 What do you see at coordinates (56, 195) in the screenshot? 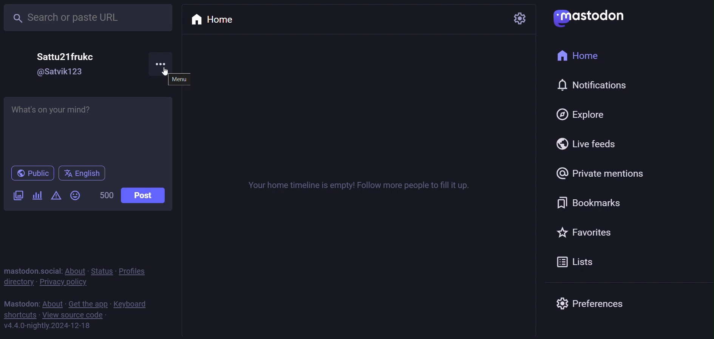
I see `content warning` at bounding box center [56, 195].